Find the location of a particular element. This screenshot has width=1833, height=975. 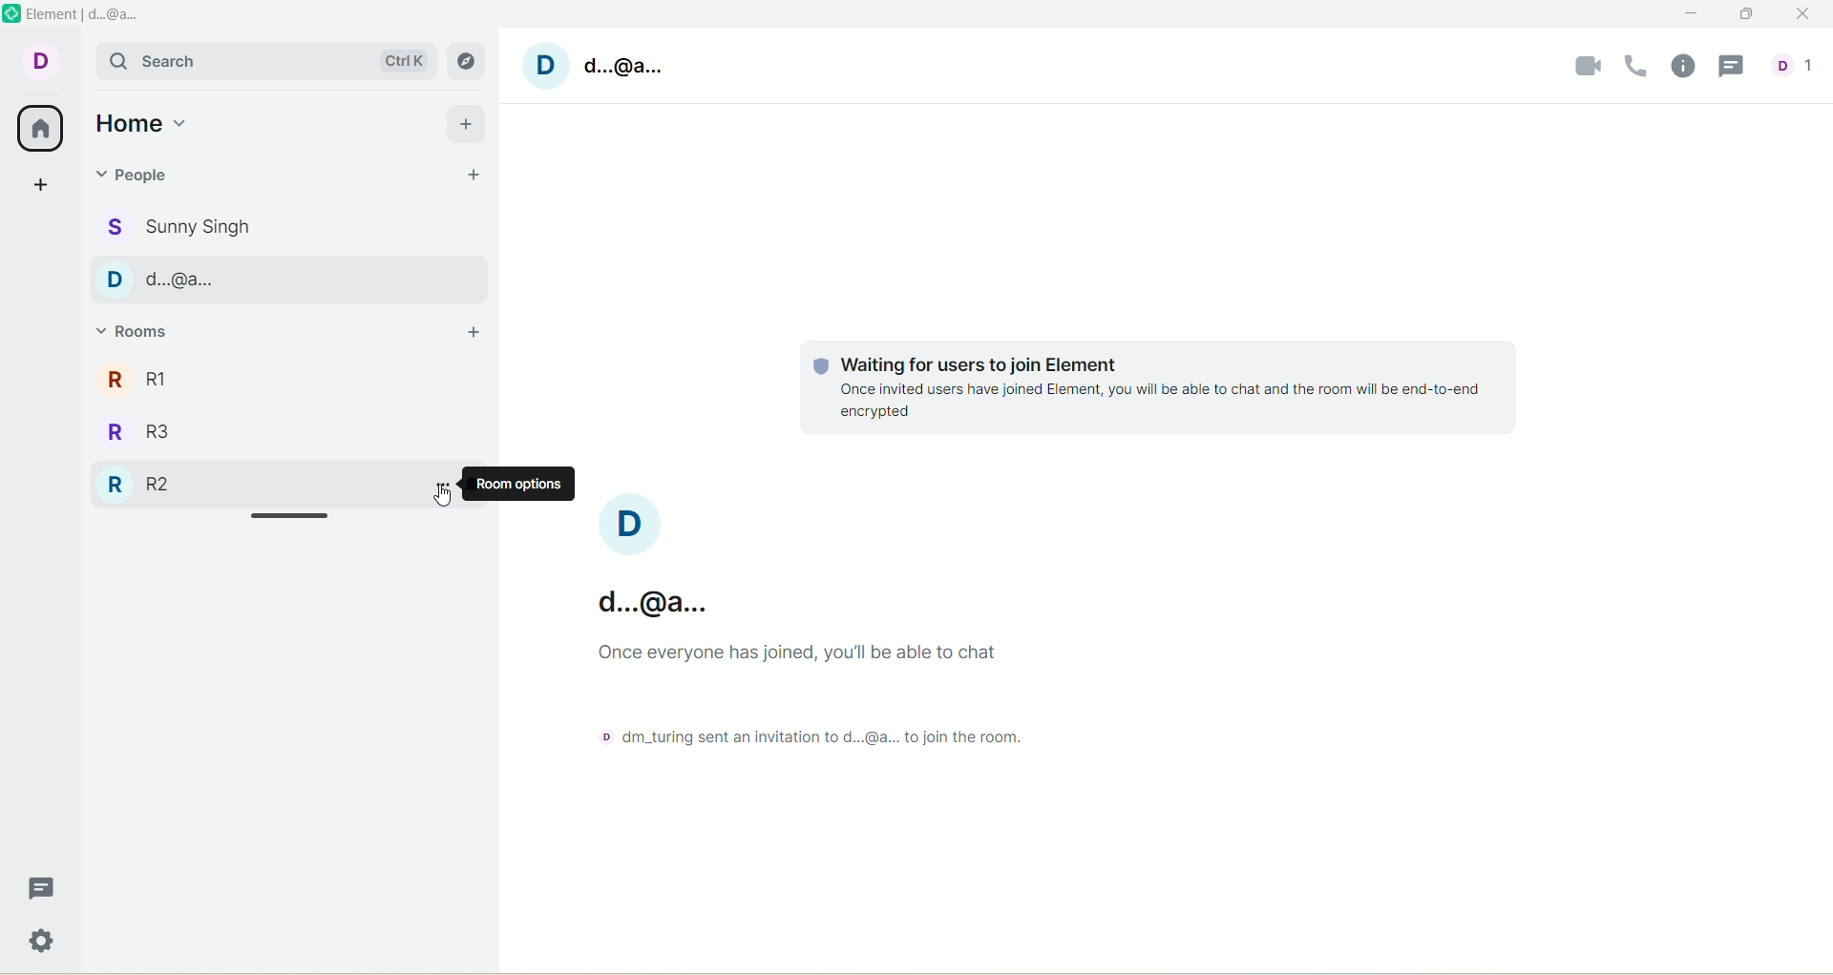

threads is located at coordinates (1731, 69).